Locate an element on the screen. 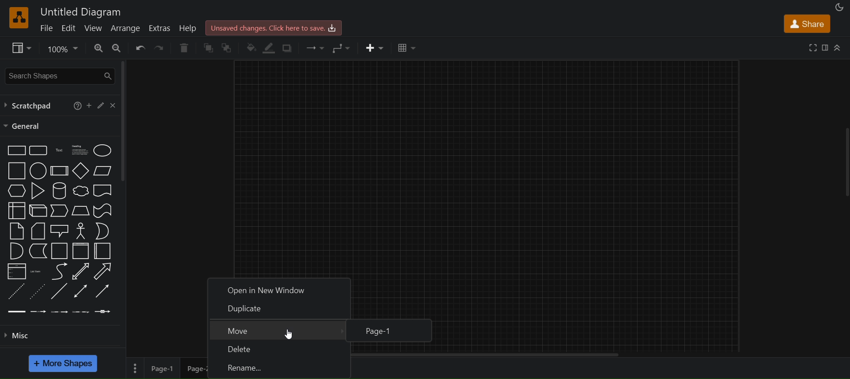 This screenshot has width=850, height=379. arrow is located at coordinates (103, 271).